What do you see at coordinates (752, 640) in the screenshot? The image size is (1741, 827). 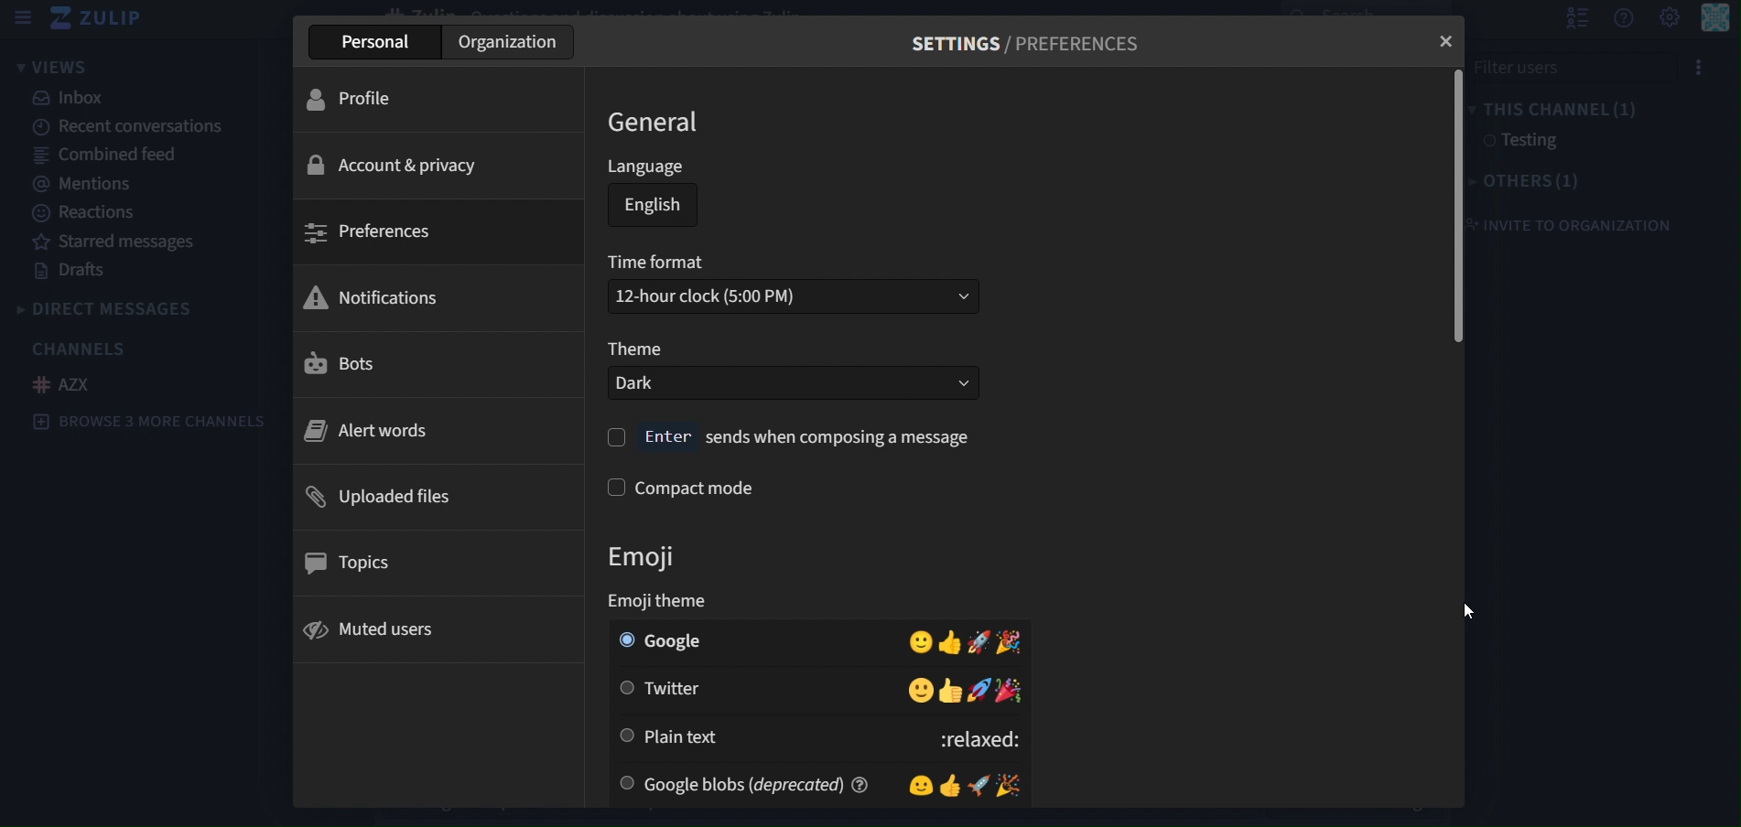 I see `google` at bounding box center [752, 640].